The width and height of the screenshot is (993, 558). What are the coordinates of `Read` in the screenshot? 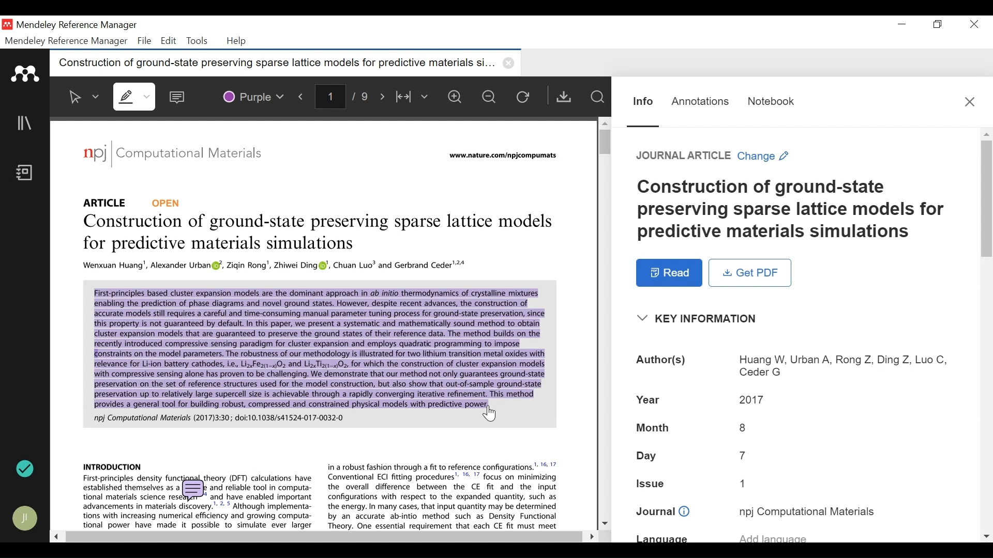 It's located at (670, 273).